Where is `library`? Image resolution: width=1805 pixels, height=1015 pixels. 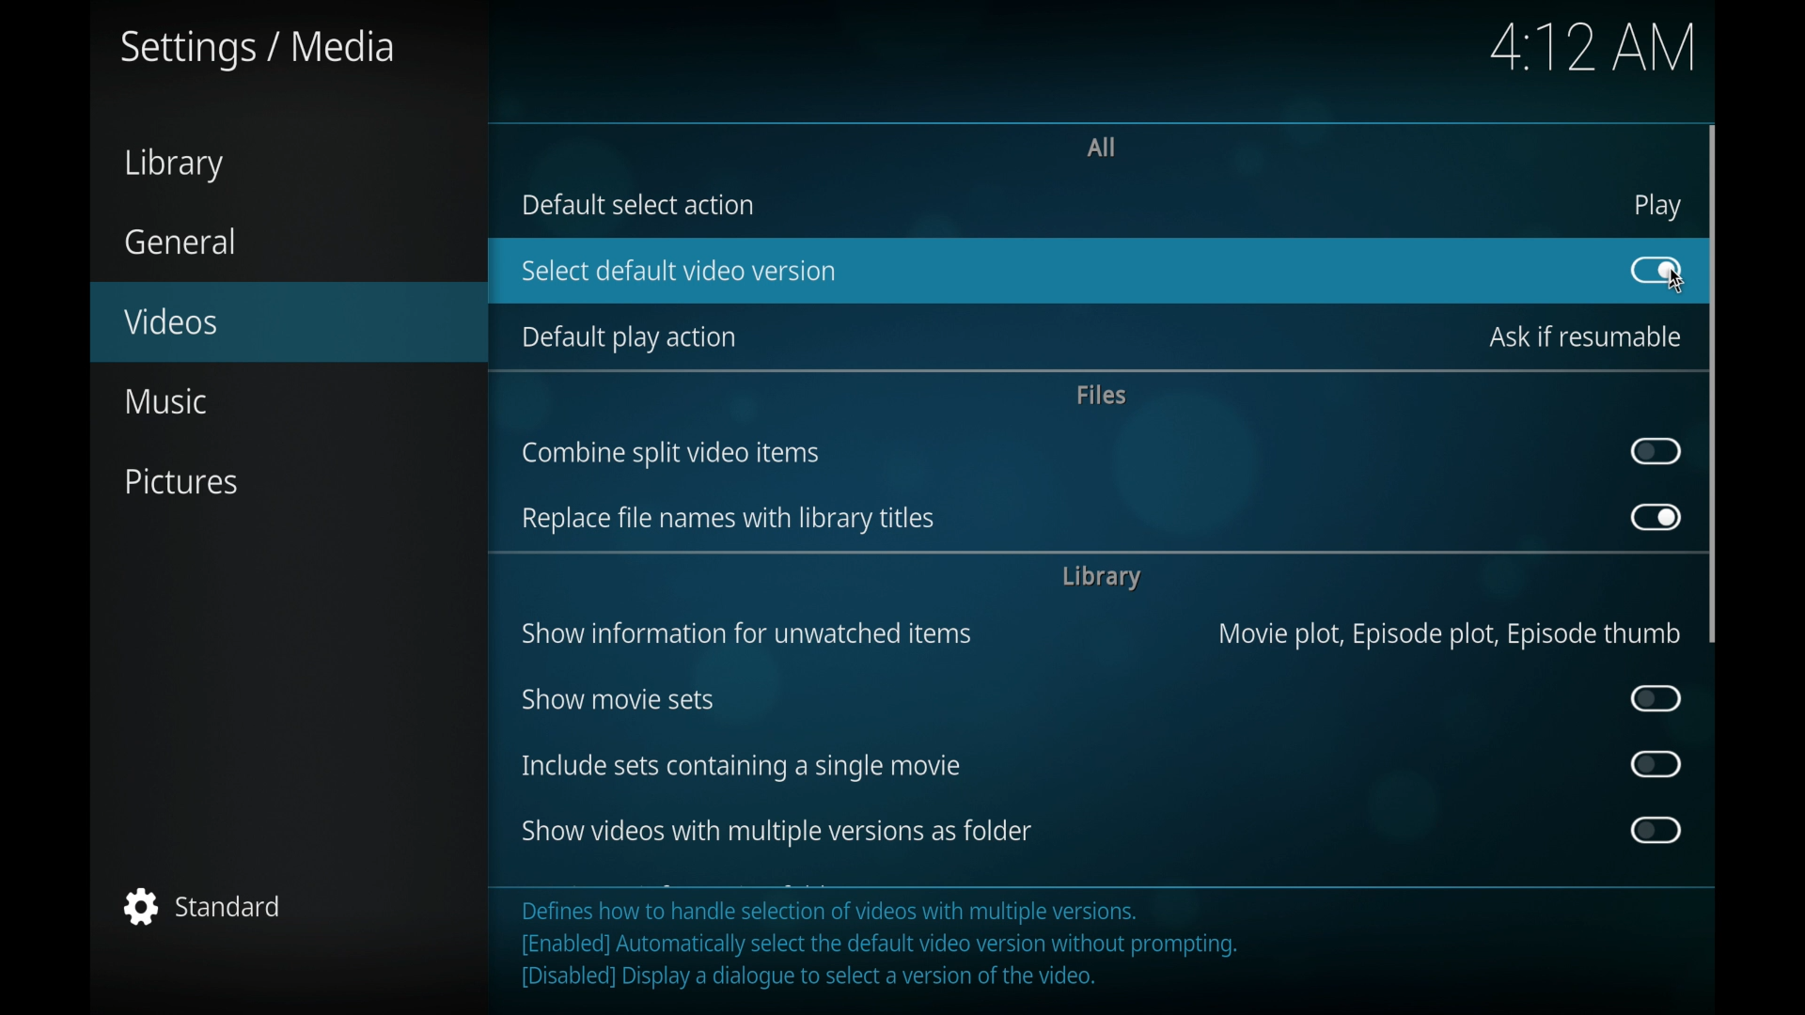
library is located at coordinates (170, 164).